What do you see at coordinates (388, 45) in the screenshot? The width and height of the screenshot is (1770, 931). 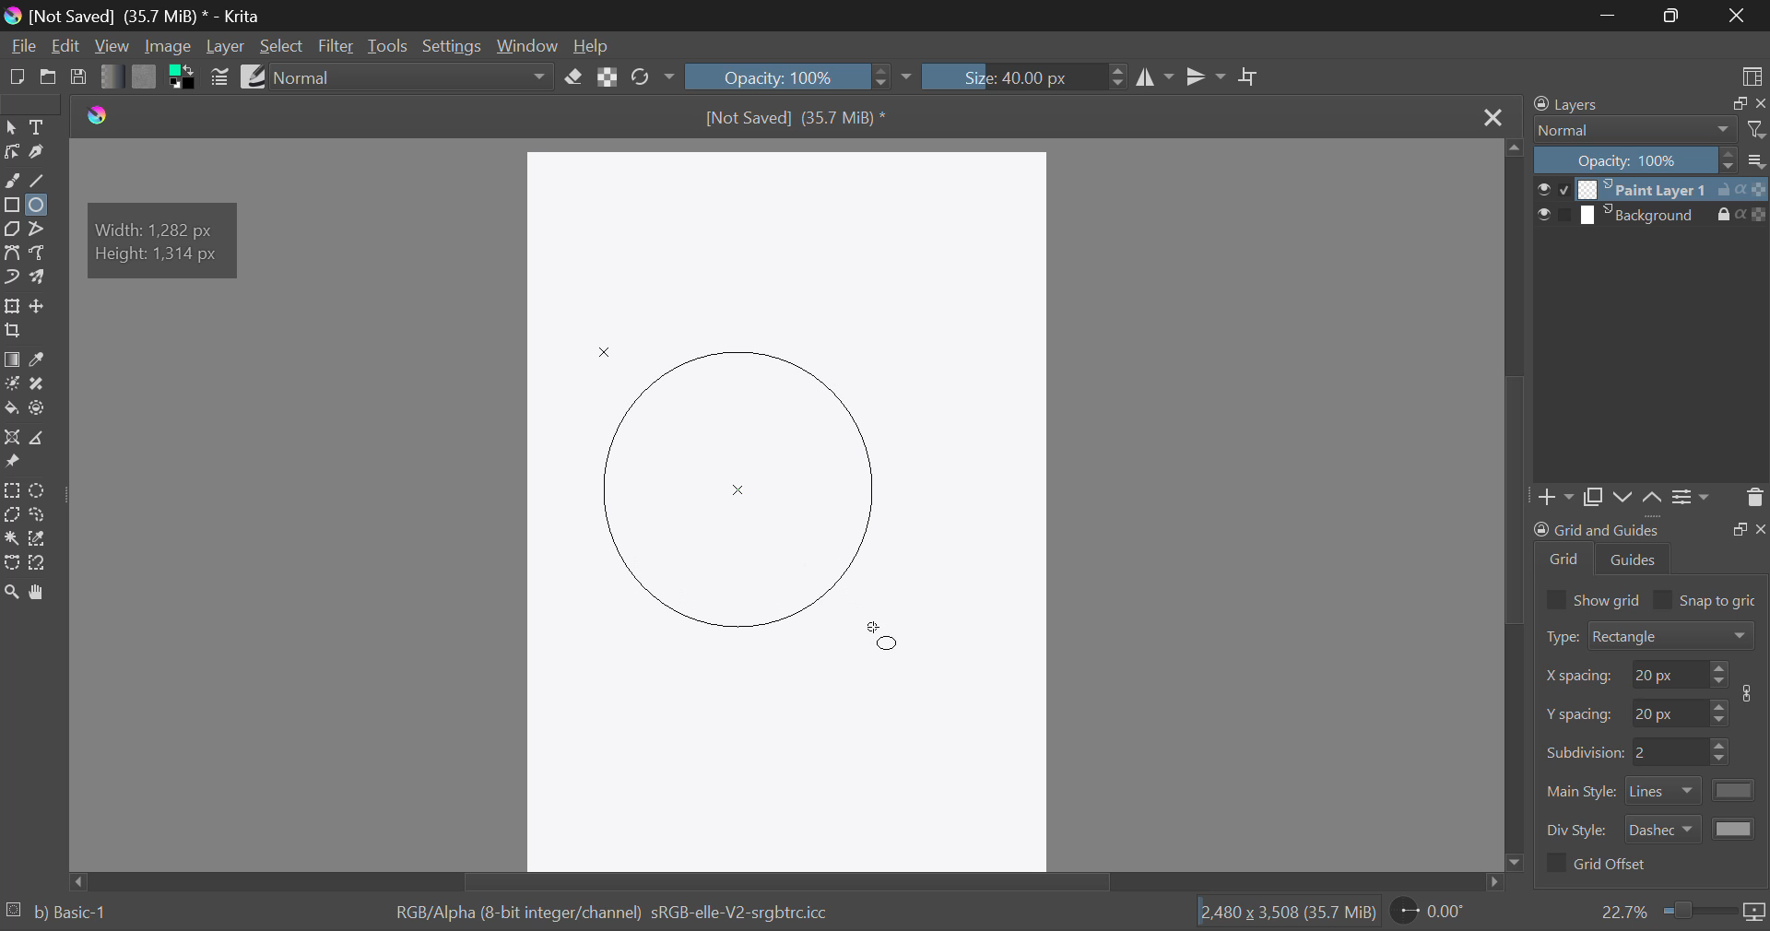 I see `Tools` at bounding box center [388, 45].